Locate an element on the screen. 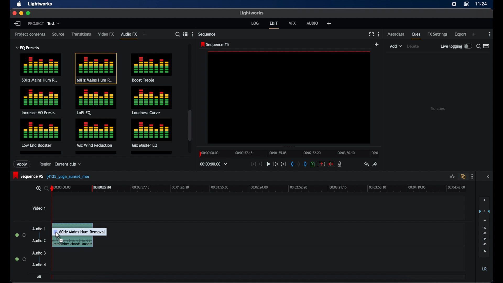  add is located at coordinates (329, 23).